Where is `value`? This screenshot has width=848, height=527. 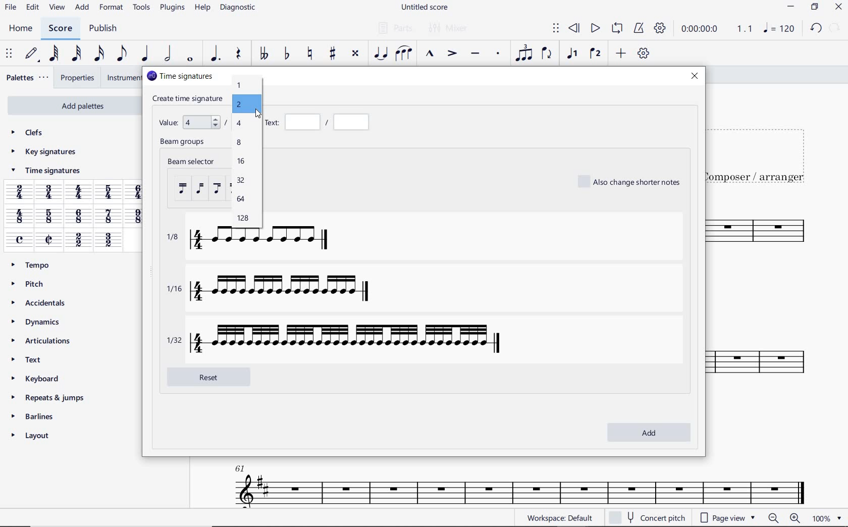
value is located at coordinates (190, 121).